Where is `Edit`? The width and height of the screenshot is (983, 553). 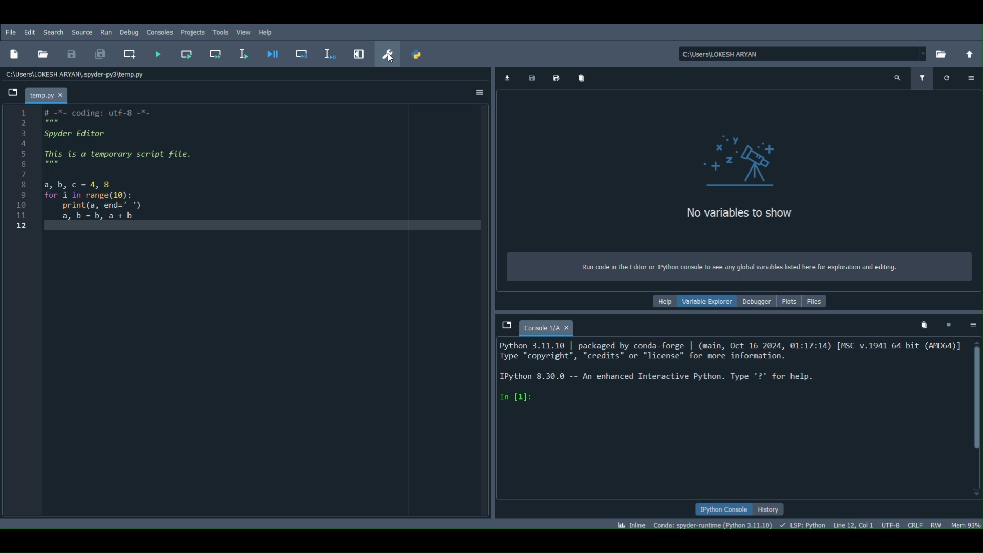 Edit is located at coordinates (31, 31).